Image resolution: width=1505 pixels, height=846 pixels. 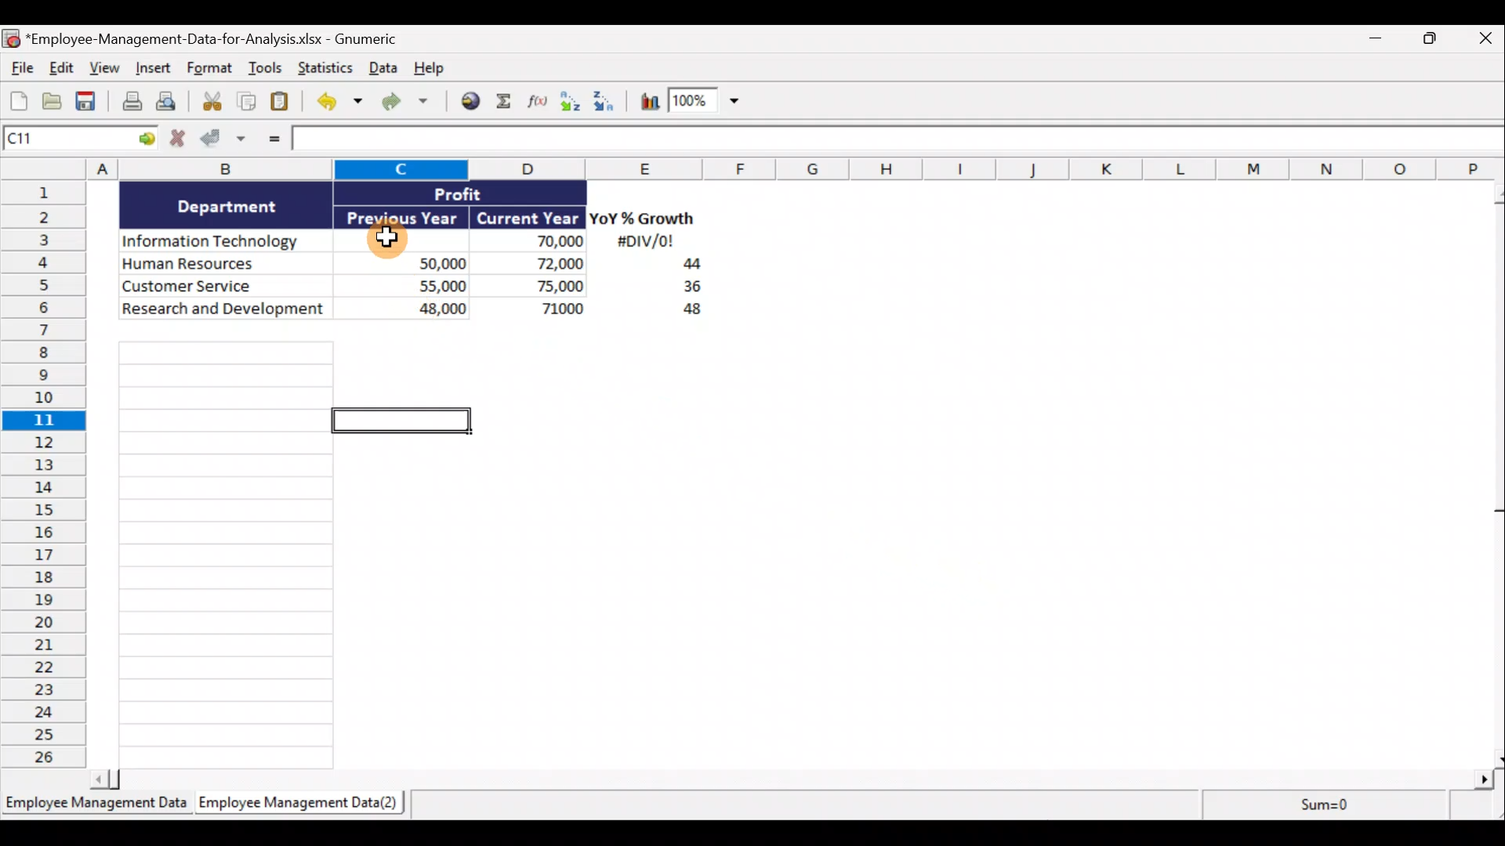 What do you see at coordinates (410, 311) in the screenshot?
I see `48,000` at bounding box center [410, 311].